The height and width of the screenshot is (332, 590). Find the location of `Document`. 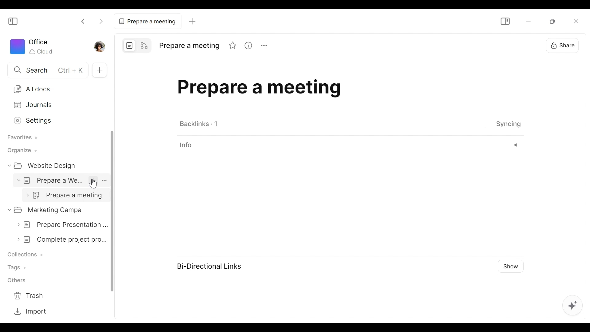

Document is located at coordinates (60, 240).